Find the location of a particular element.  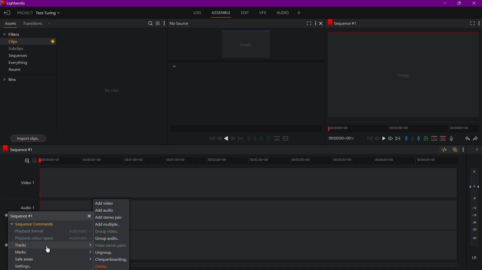

beginning is located at coordinates (369, 139).